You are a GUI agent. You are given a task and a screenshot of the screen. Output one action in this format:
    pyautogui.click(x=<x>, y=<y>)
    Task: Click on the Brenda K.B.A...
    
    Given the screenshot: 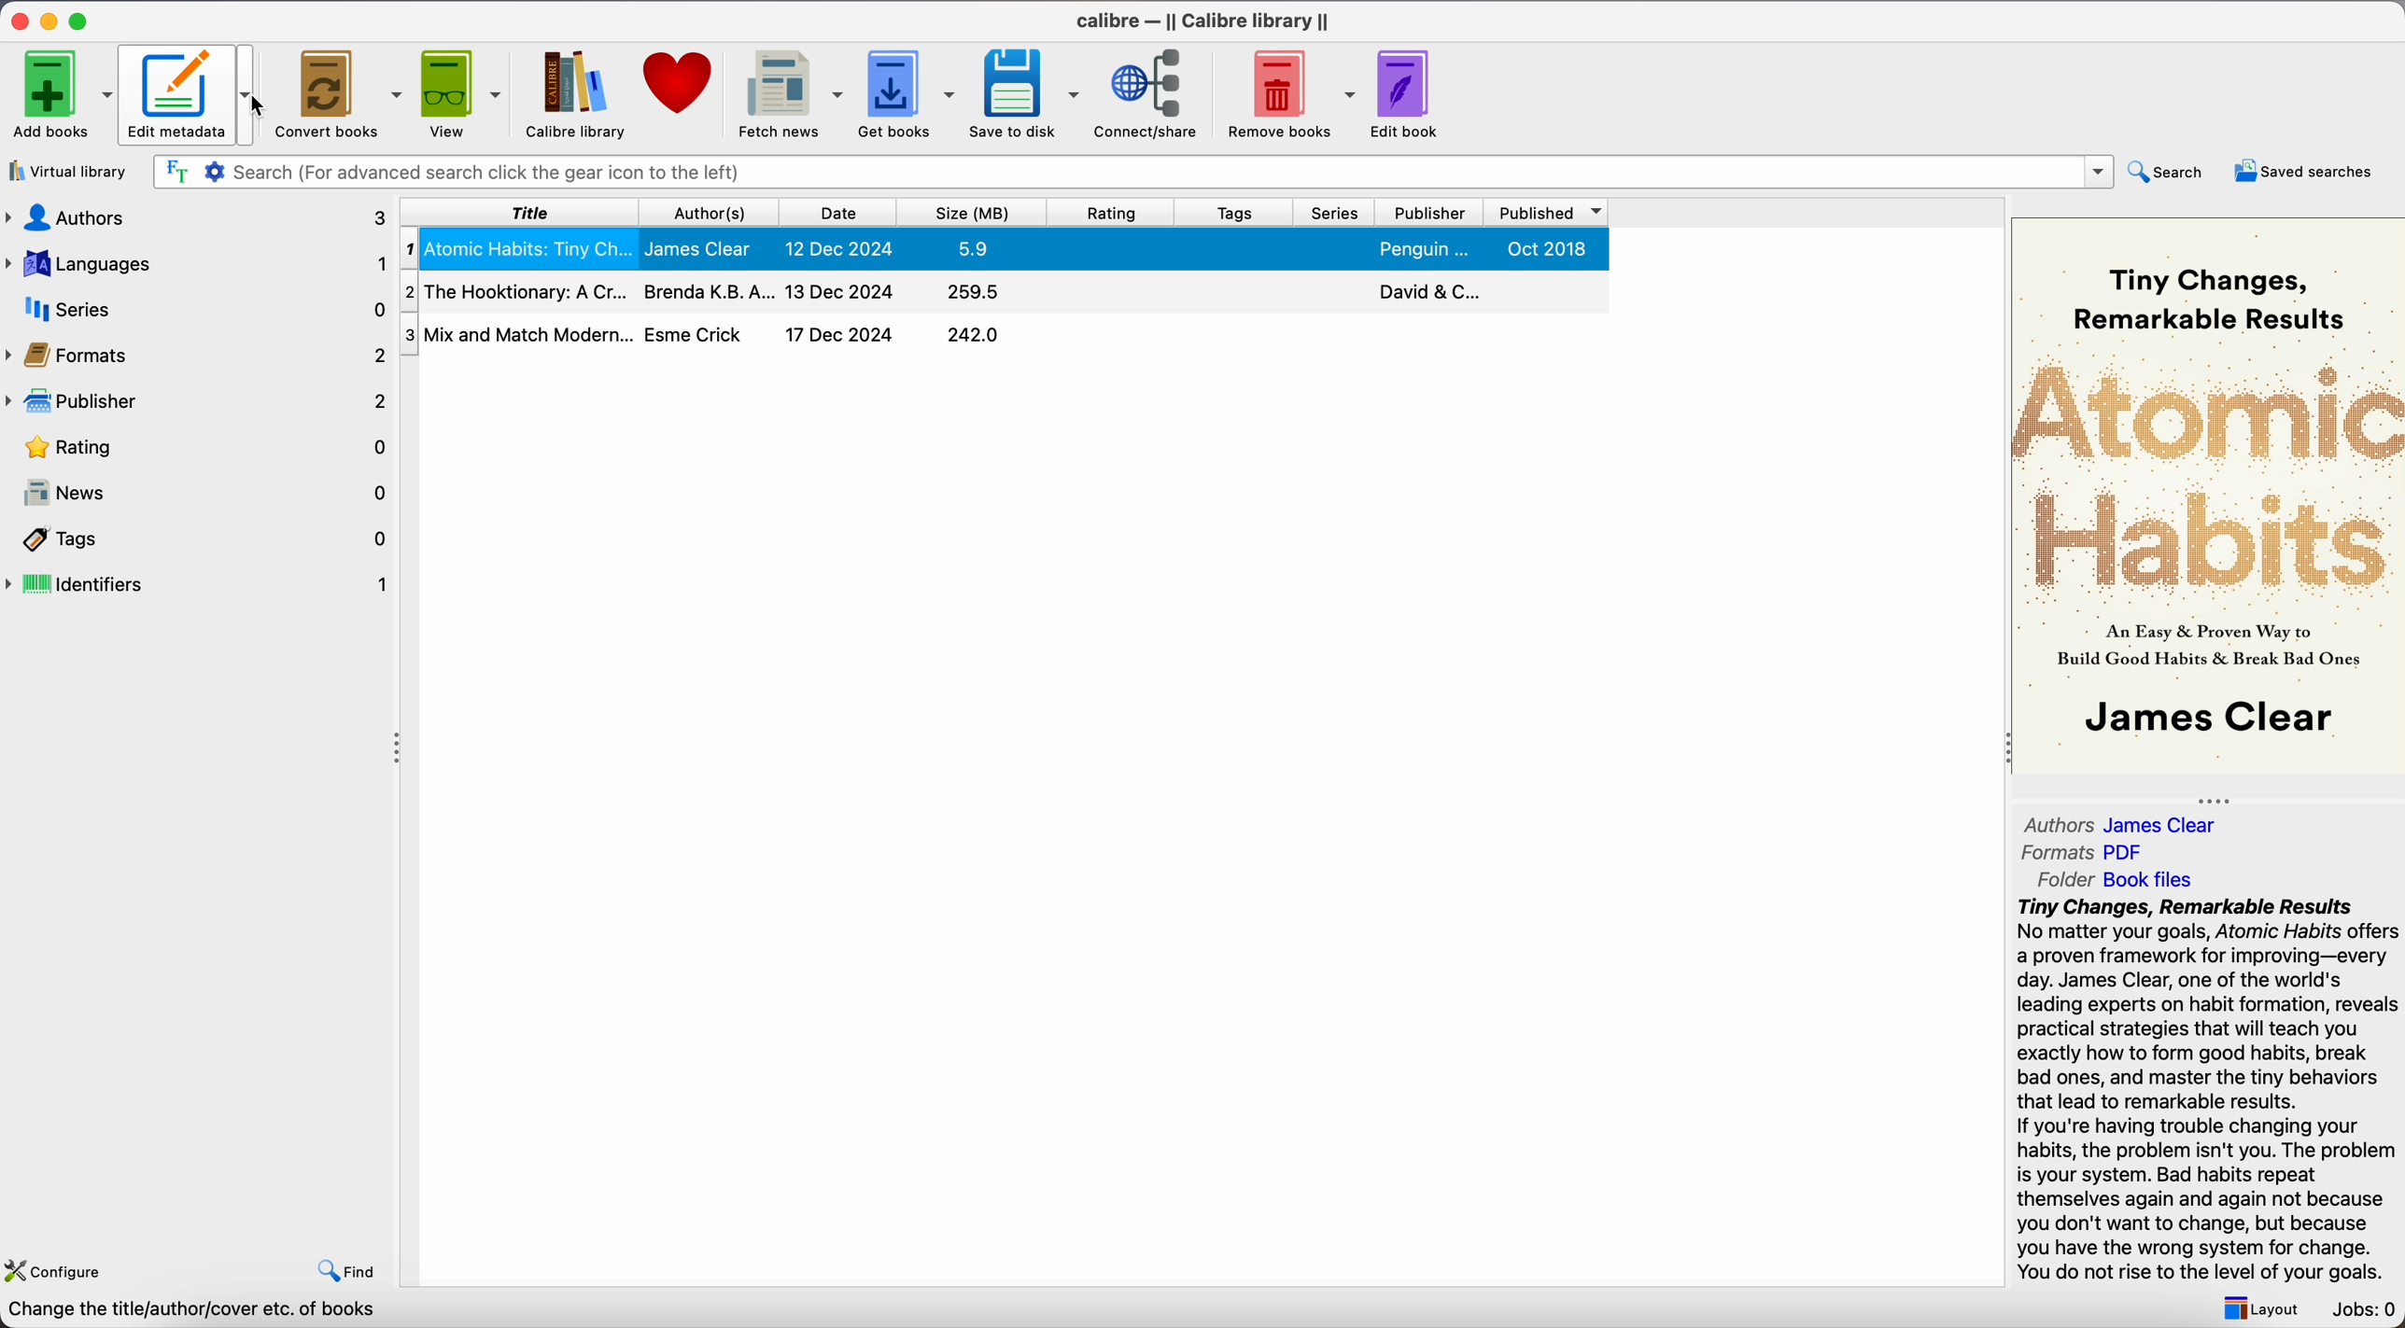 What is the action you would take?
    pyautogui.click(x=708, y=292)
    